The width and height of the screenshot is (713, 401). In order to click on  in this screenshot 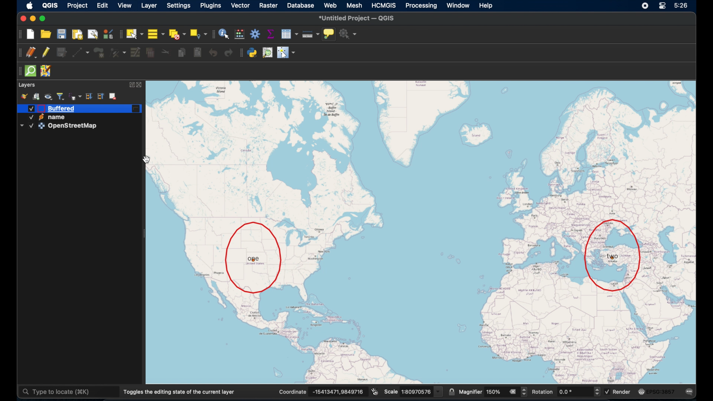, I will do `click(22, 18)`.